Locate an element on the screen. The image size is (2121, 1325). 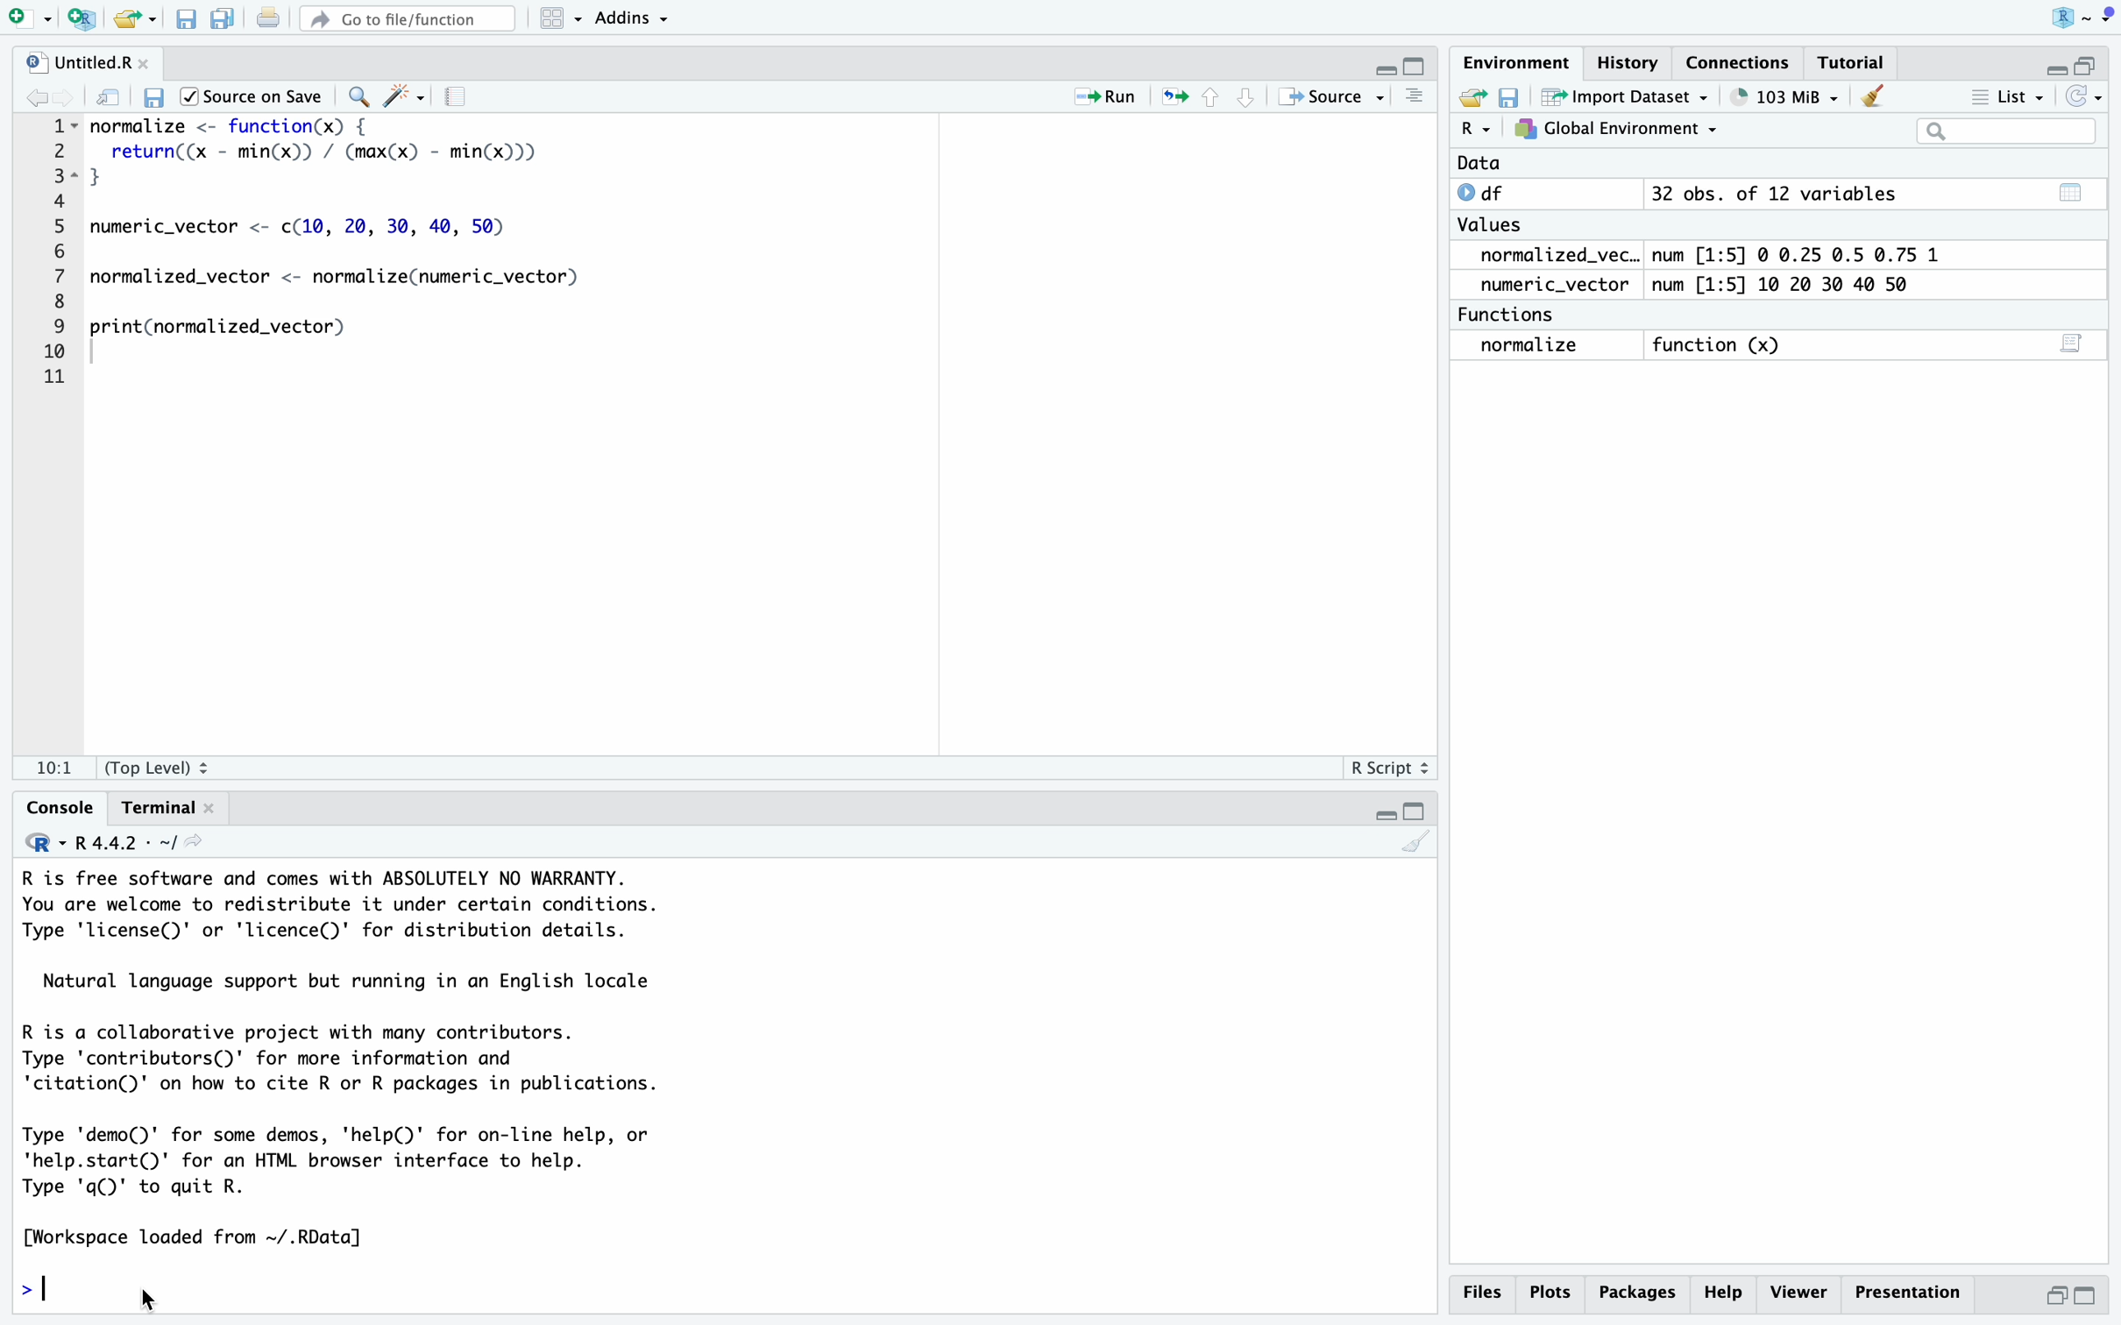
Maximize is located at coordinates (1417, 67).